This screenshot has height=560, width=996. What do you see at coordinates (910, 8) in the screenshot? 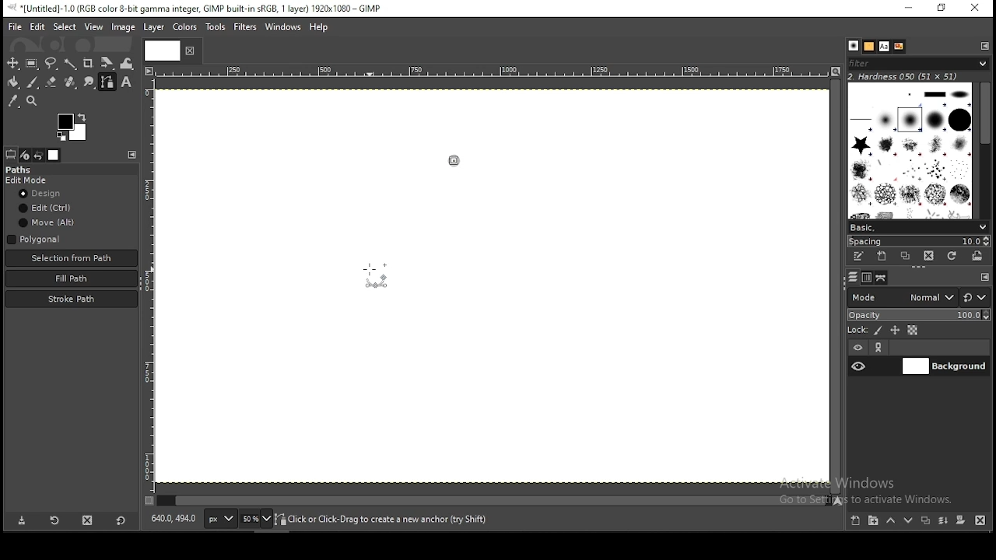
I see `minimize` at bounding box center [910, 8].